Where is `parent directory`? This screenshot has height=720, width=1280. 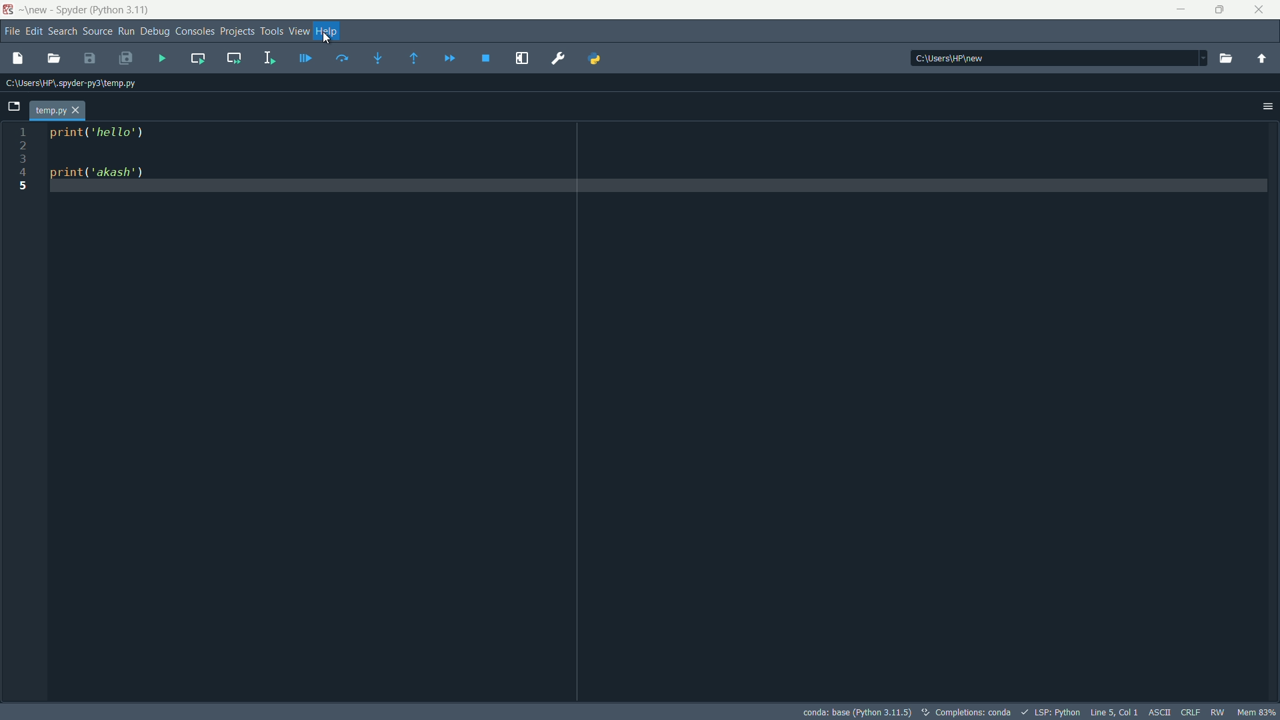
parent directory is located at coordinates (1261, 59).